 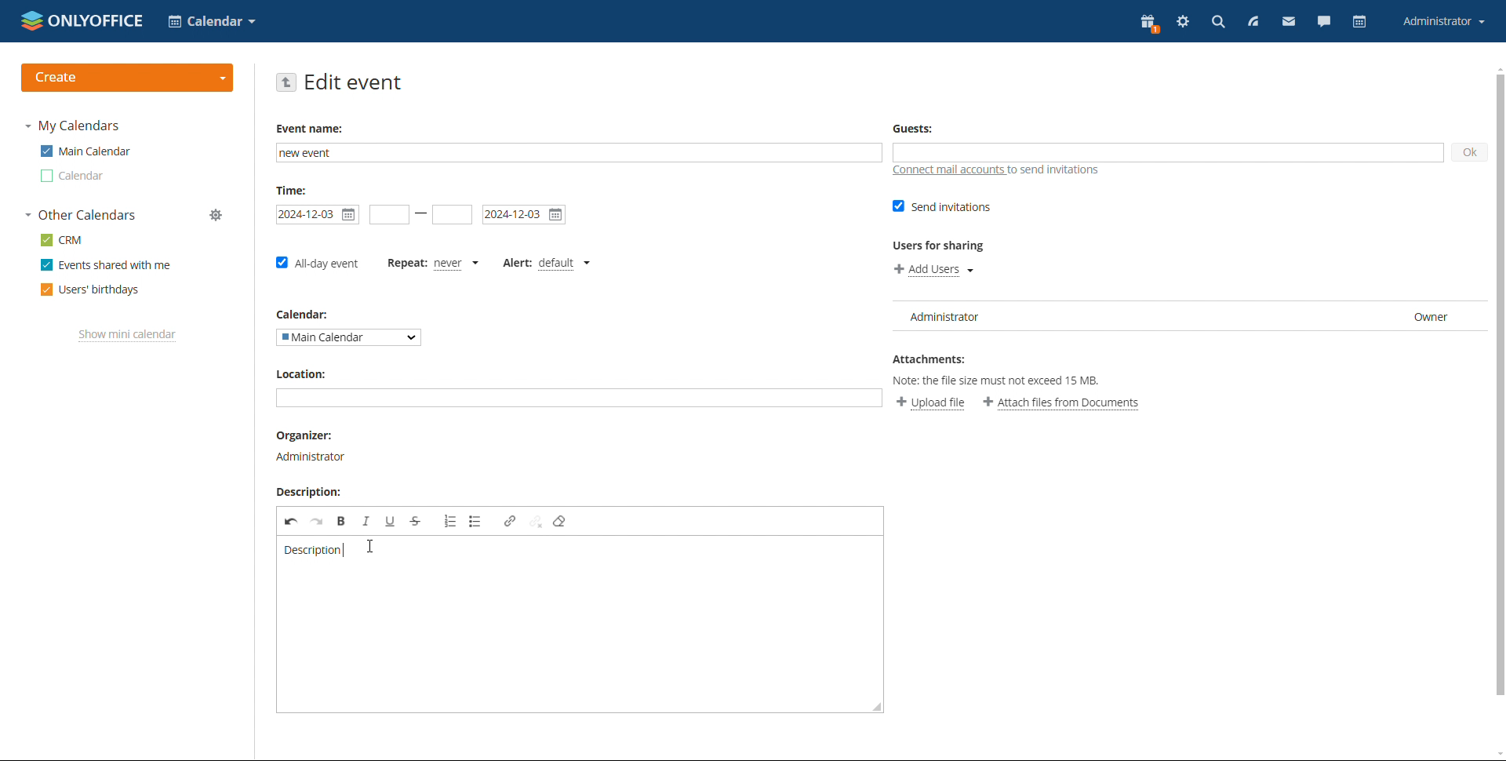 What do you see at coordinates (877, 702) in the screenshot?
I see `resize` at bounding box center [877, 702].